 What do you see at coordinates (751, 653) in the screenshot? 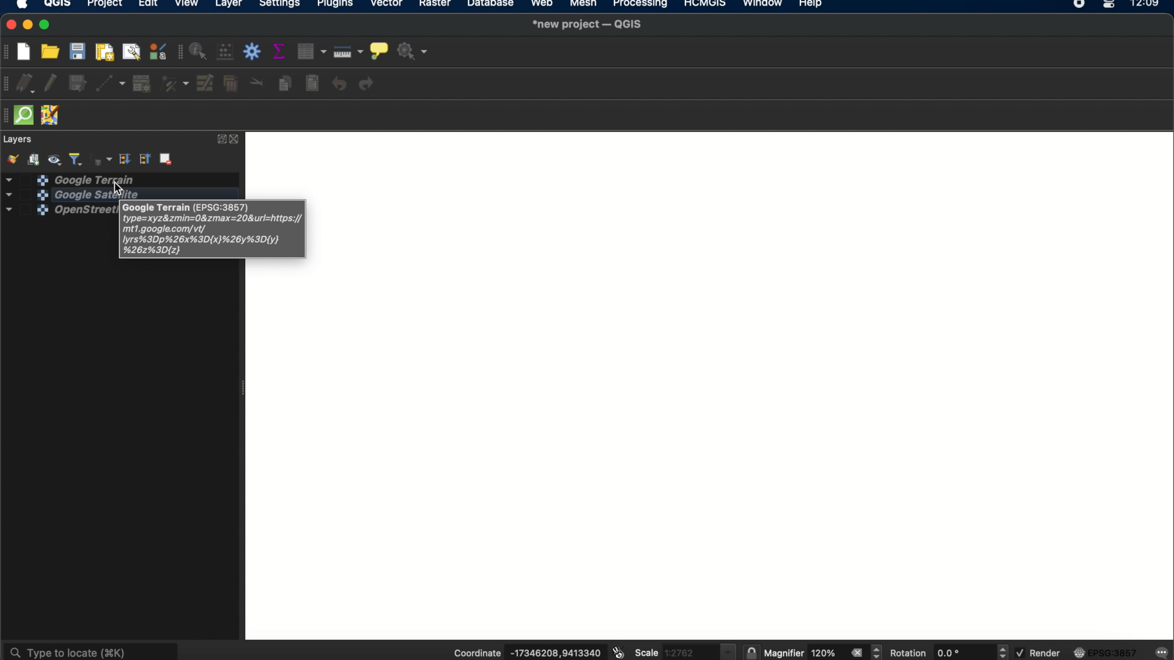
I see `lock scale` at bounding box center [751, 653].